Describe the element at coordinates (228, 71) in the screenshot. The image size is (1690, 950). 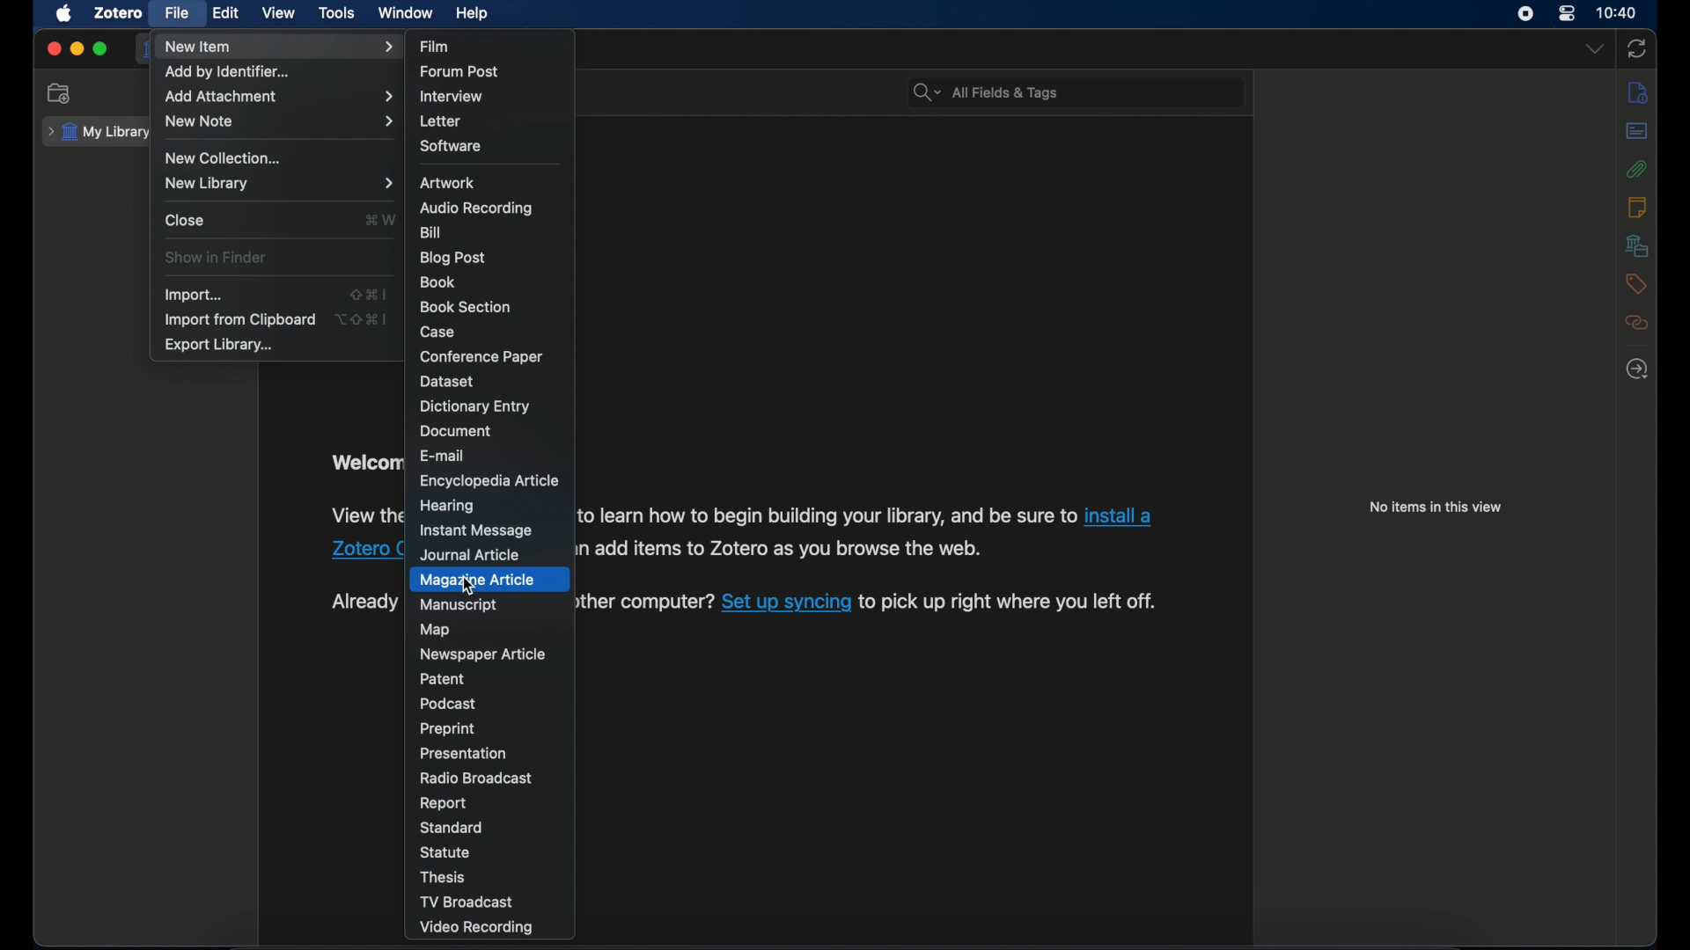
I see `add by identifier` at that location.